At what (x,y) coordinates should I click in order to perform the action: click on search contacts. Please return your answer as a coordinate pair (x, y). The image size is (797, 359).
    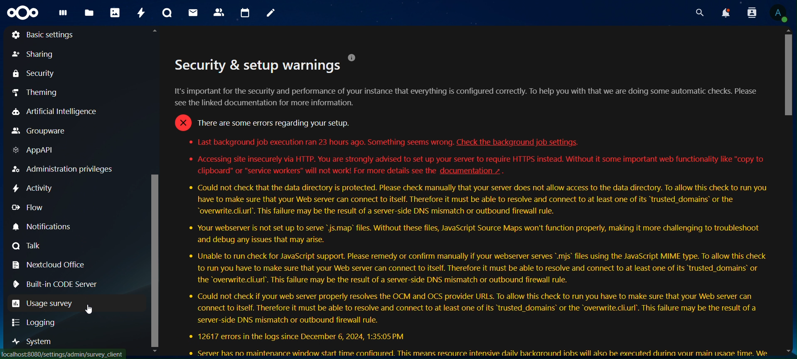
    Looking at the image, I should click on (752, 12).